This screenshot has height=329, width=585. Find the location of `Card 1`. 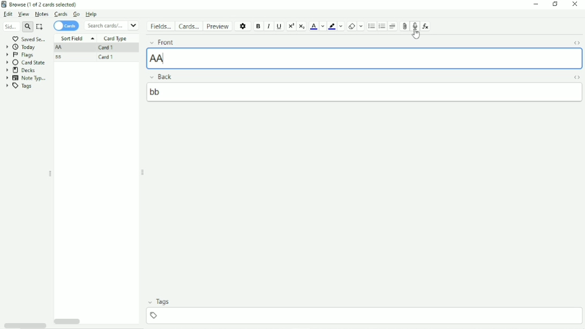

Card 1 is located at coordinates (106, 57).